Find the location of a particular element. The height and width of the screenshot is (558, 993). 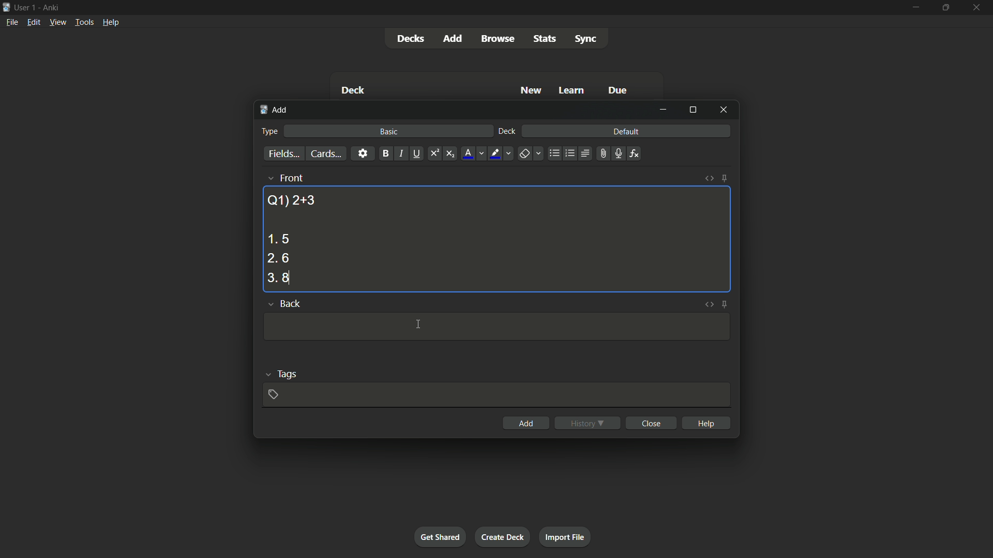

user 1 is located at coordinates (25, 6).